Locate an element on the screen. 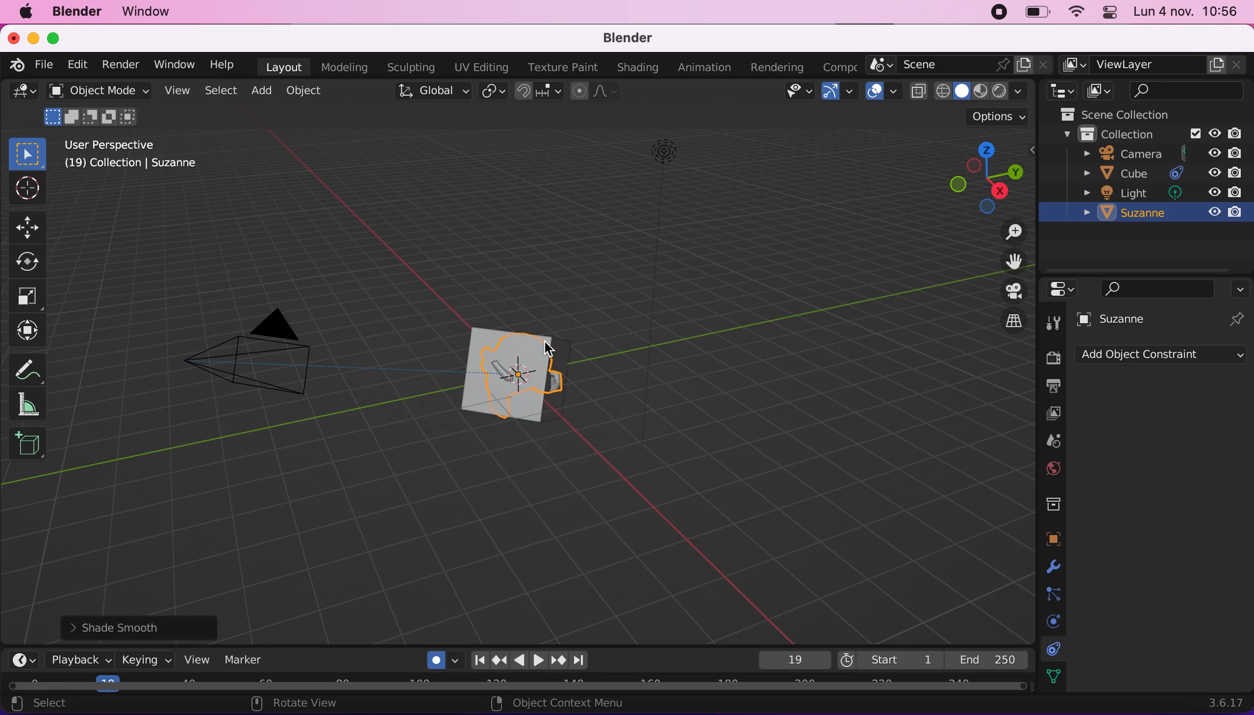  move the view is located at coordinates (1013, 261).